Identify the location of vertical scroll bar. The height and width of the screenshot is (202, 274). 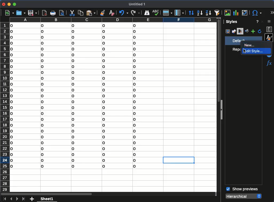
(217, 60).